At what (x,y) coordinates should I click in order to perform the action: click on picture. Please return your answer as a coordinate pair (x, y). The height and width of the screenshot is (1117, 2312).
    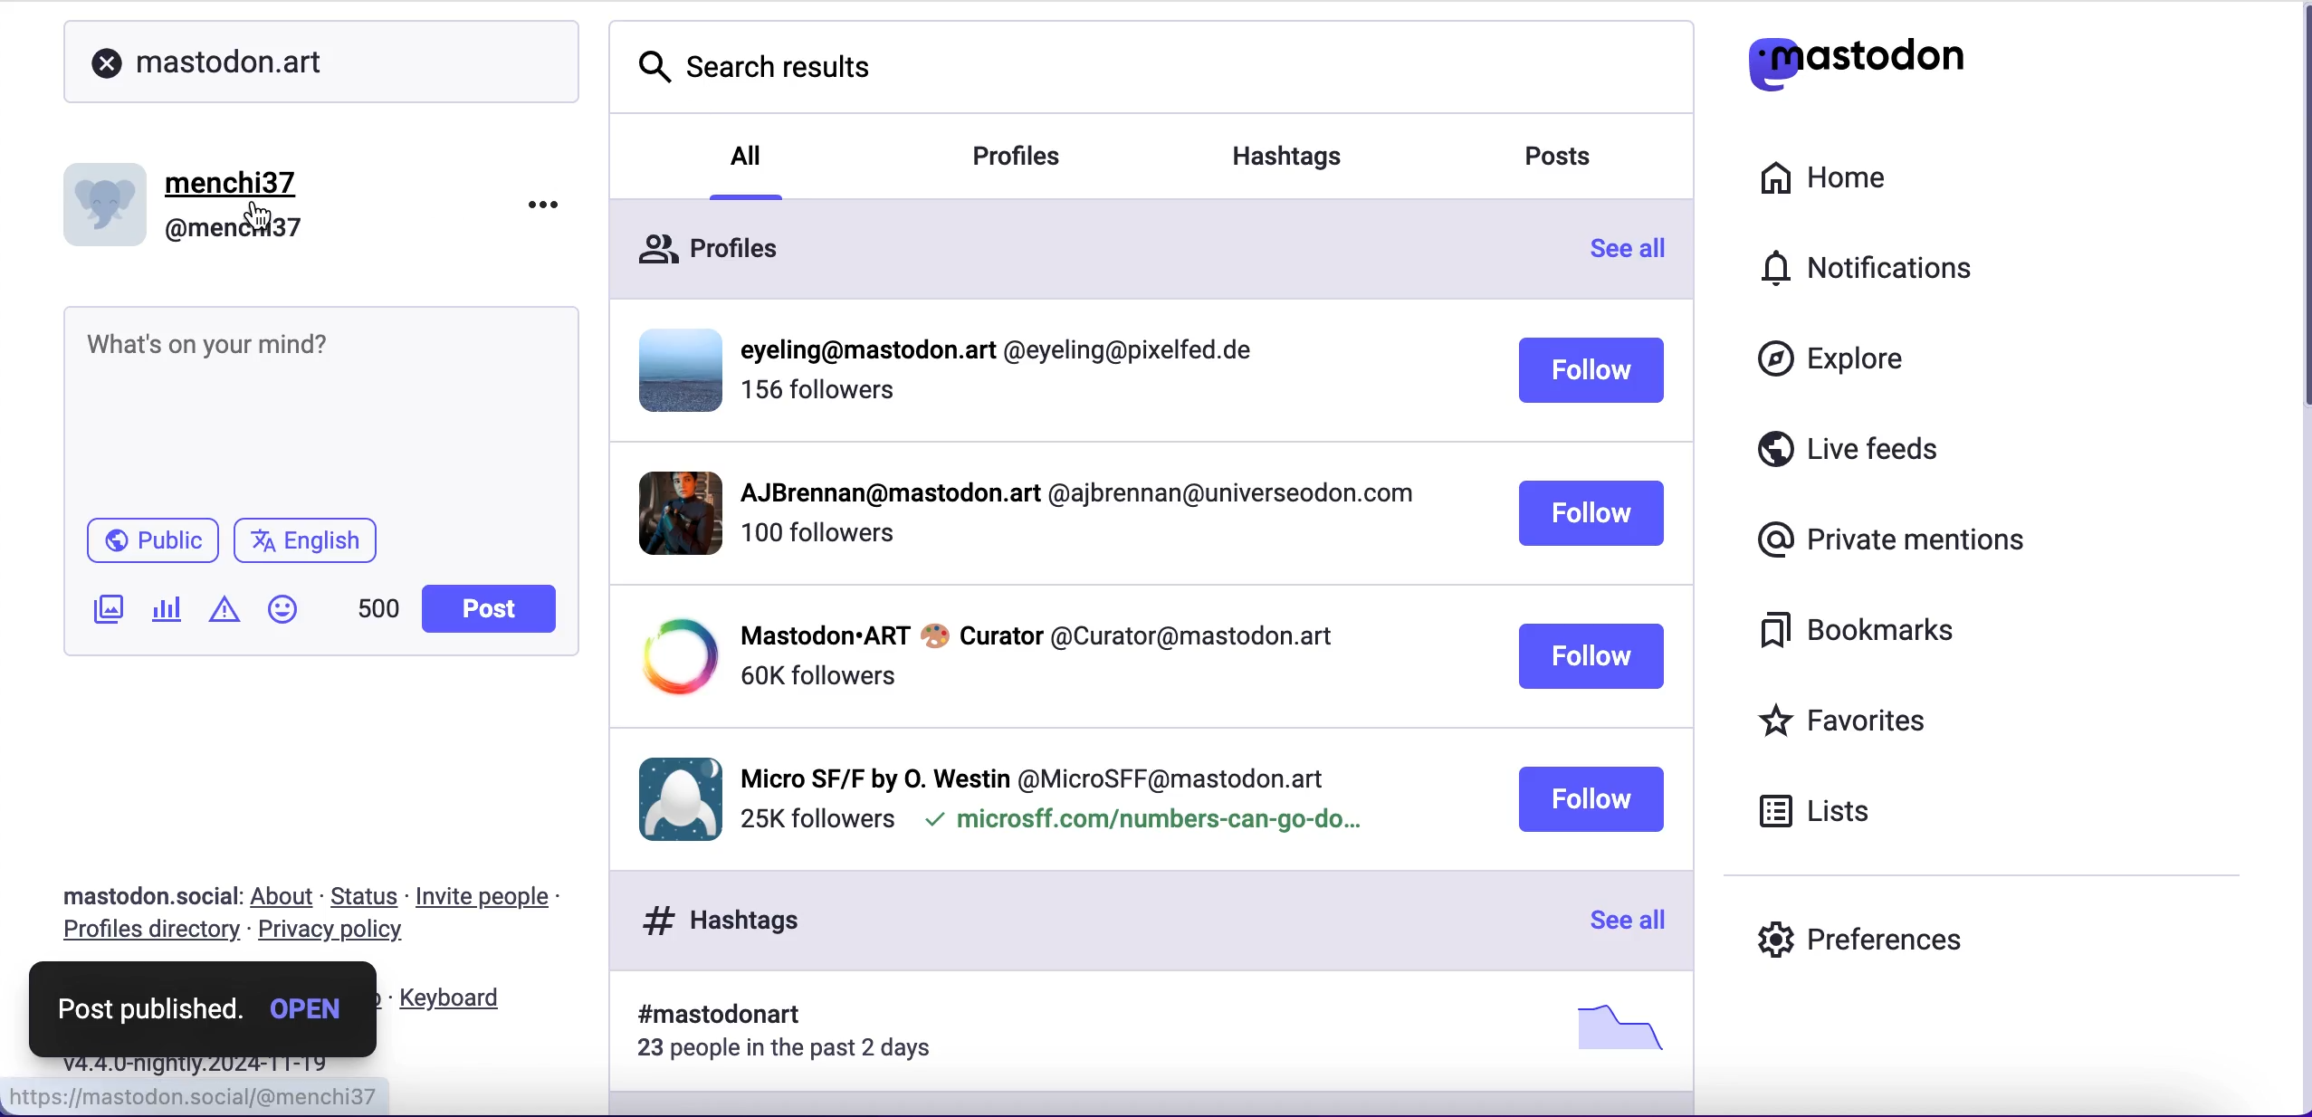
    Looking at the image, I should click on (1609, 1027).